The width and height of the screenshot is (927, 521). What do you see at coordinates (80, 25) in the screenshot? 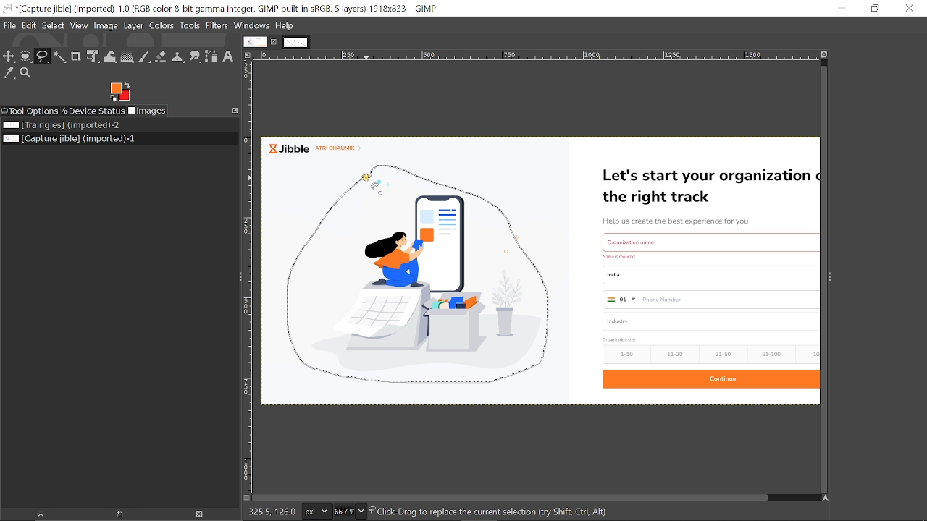
I see `View` at bounding box center [80, 25].